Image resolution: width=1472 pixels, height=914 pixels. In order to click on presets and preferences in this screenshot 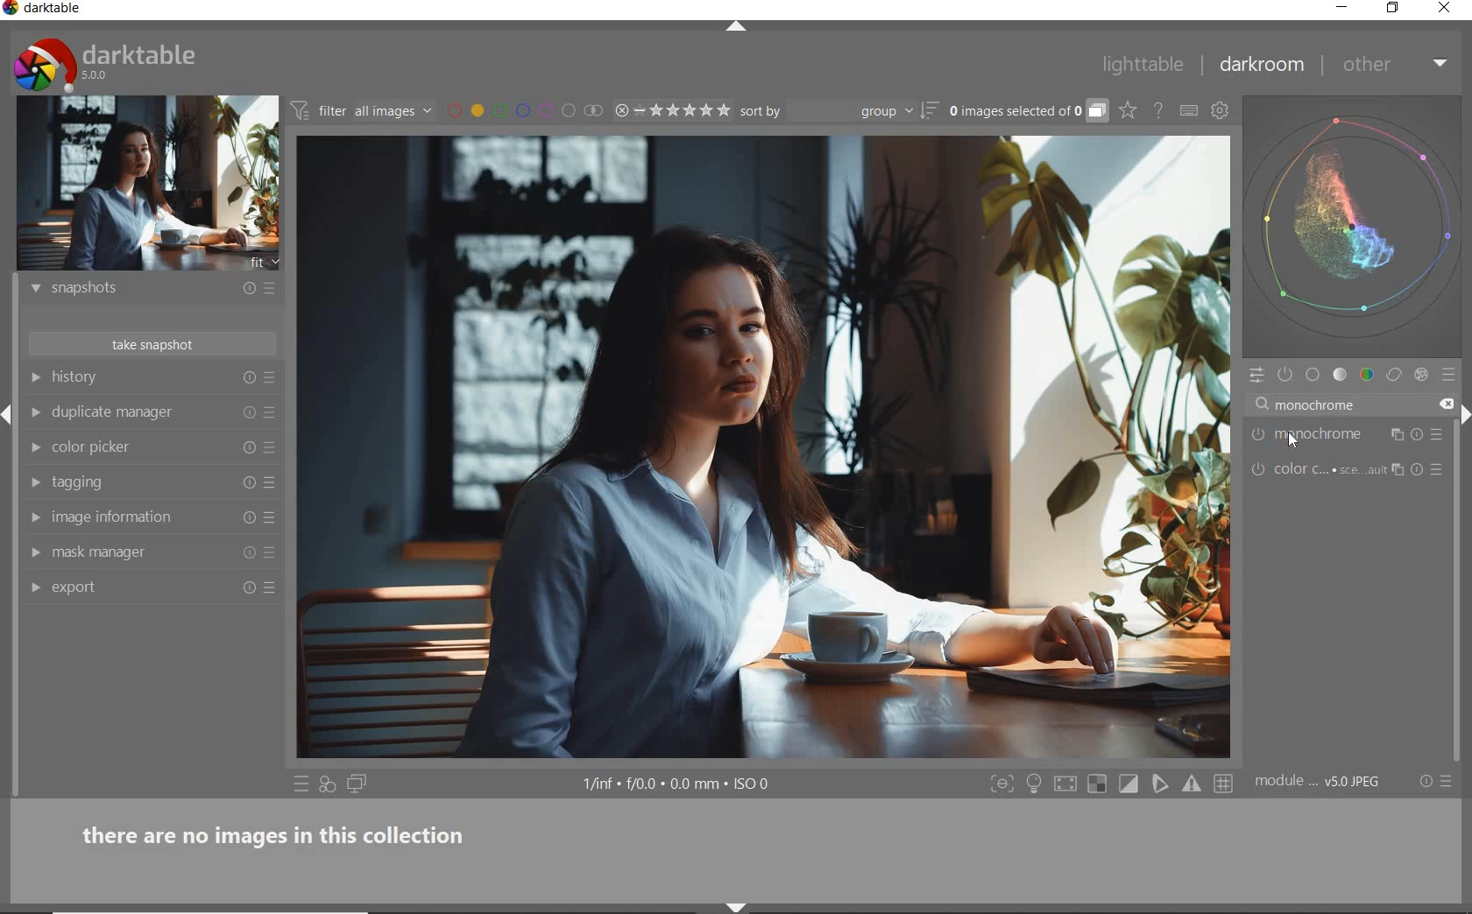, I will do `click(269, 378)`.